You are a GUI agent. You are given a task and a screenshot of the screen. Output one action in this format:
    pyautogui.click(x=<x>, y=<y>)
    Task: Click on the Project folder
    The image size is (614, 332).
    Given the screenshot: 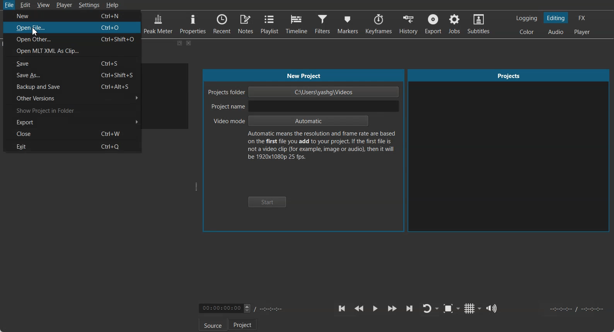 What is the action you would take?
    pyautogui.click(x=226, y=91)
    